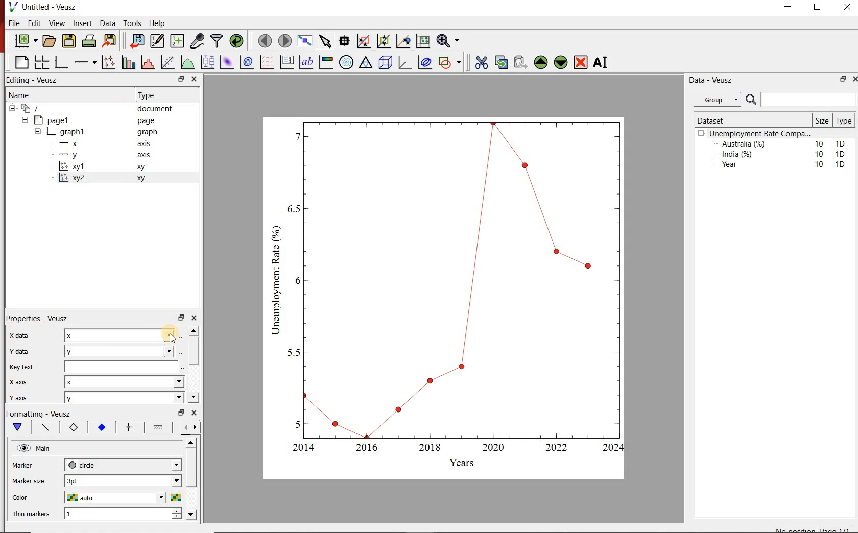 The width and height of the screenshot is (858, 533). What do you see at coordinates (64, 94) in the screenshot?
I see `Name` at bounding box center [64, 94].